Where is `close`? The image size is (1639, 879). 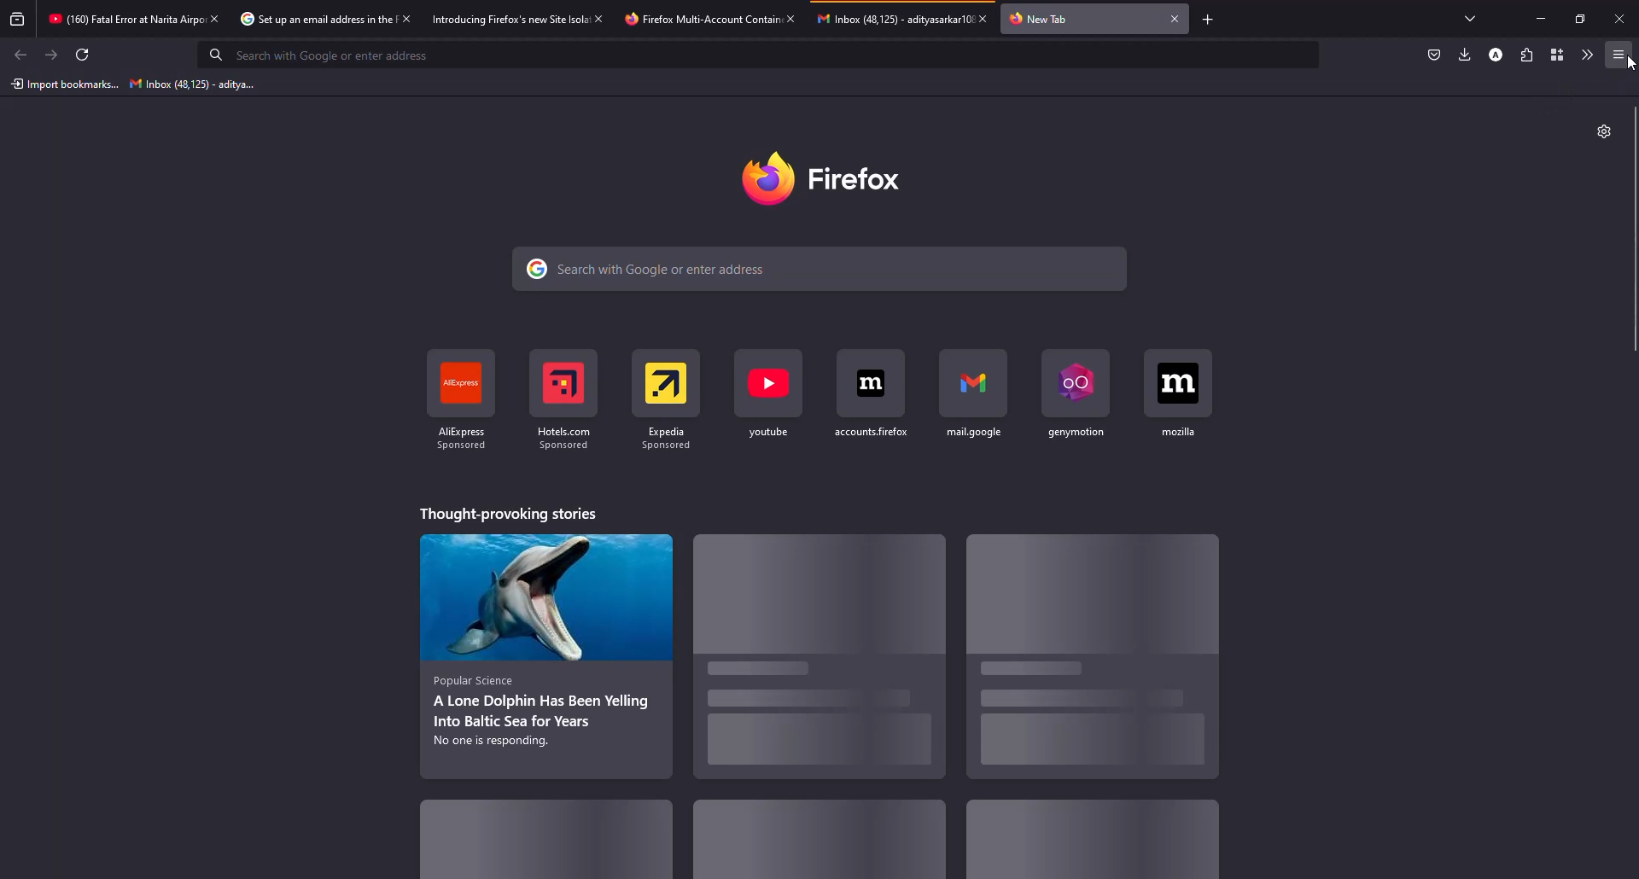
close is located at coordinates (213, 18).